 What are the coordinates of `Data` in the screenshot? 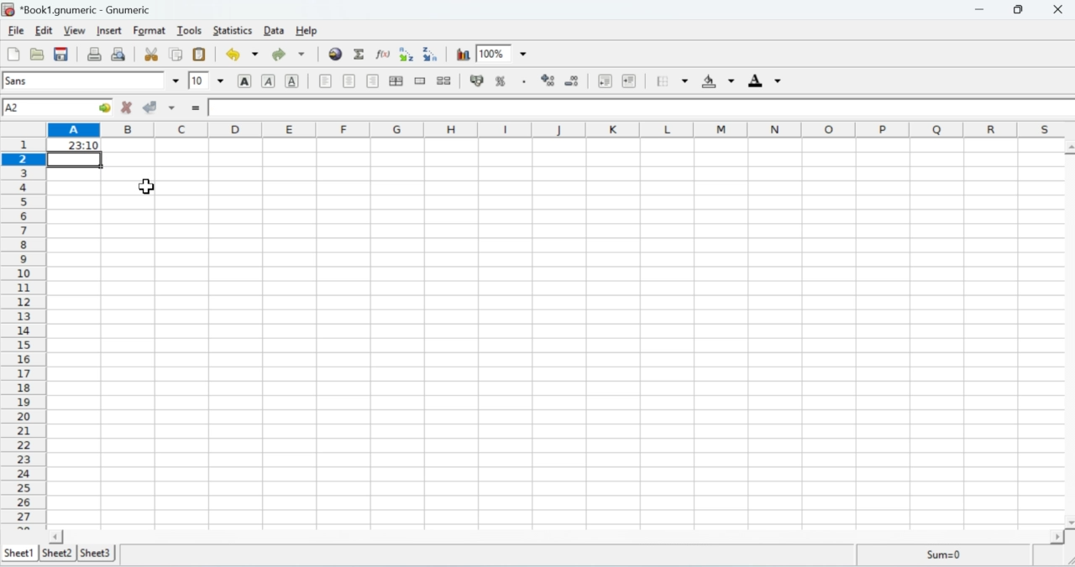 It's located at (275, 30).